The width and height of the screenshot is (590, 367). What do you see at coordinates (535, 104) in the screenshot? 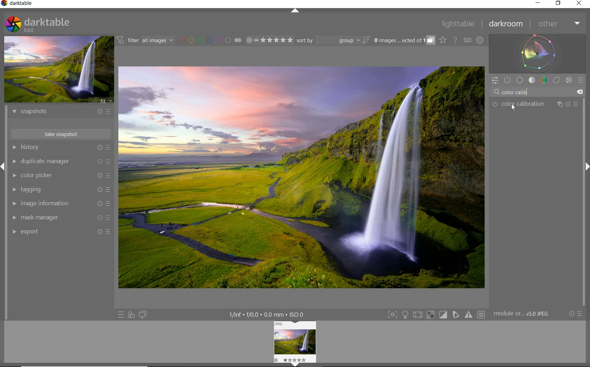
I see `COLOR CALIBRATION` at bounding box center [535, 104].